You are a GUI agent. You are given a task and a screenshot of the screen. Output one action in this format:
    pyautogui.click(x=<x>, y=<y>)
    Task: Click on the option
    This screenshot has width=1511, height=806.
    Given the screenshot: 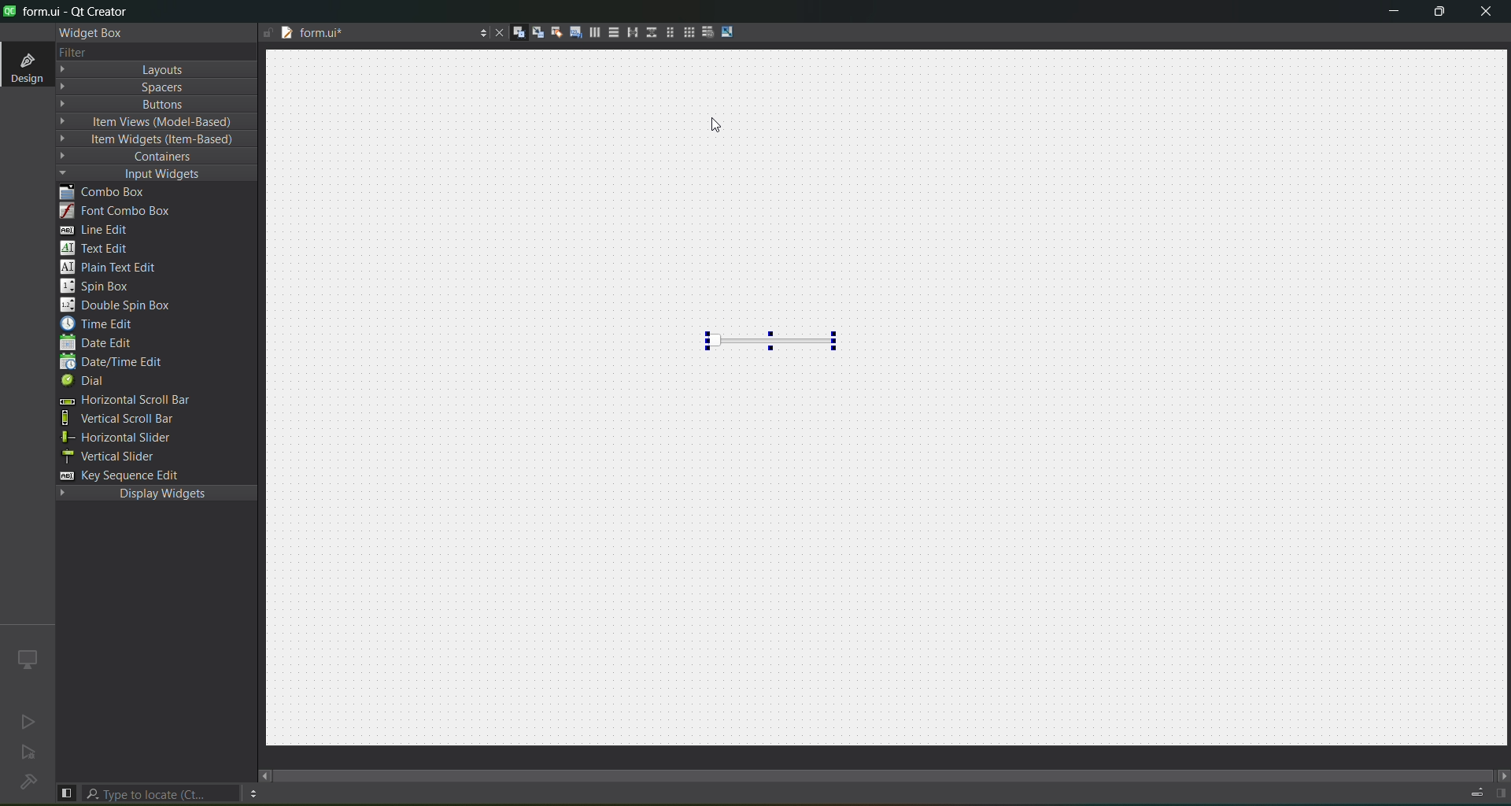 What is the action you would take?
    pyautogui.click(x=254, y=794)
    